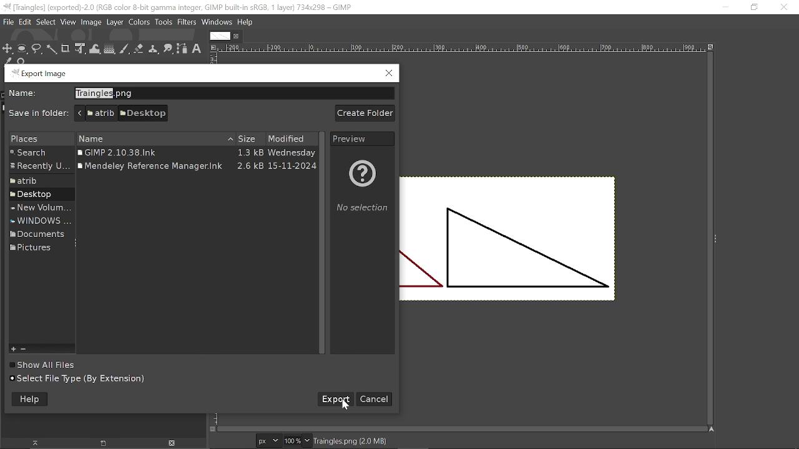 This screenshot has height=449, width=799. I want to click on Unified transform tool, so click(79, 49).